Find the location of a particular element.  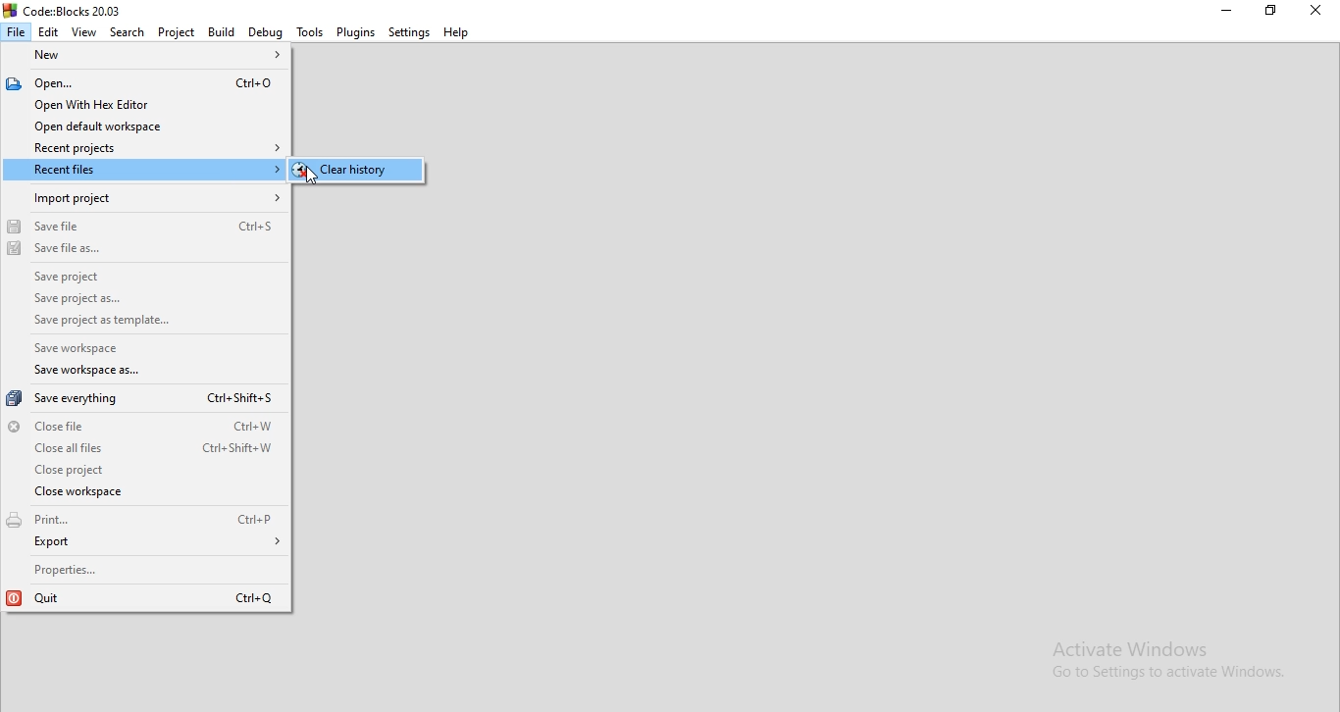

Quit is located at coordinates (146, 597).